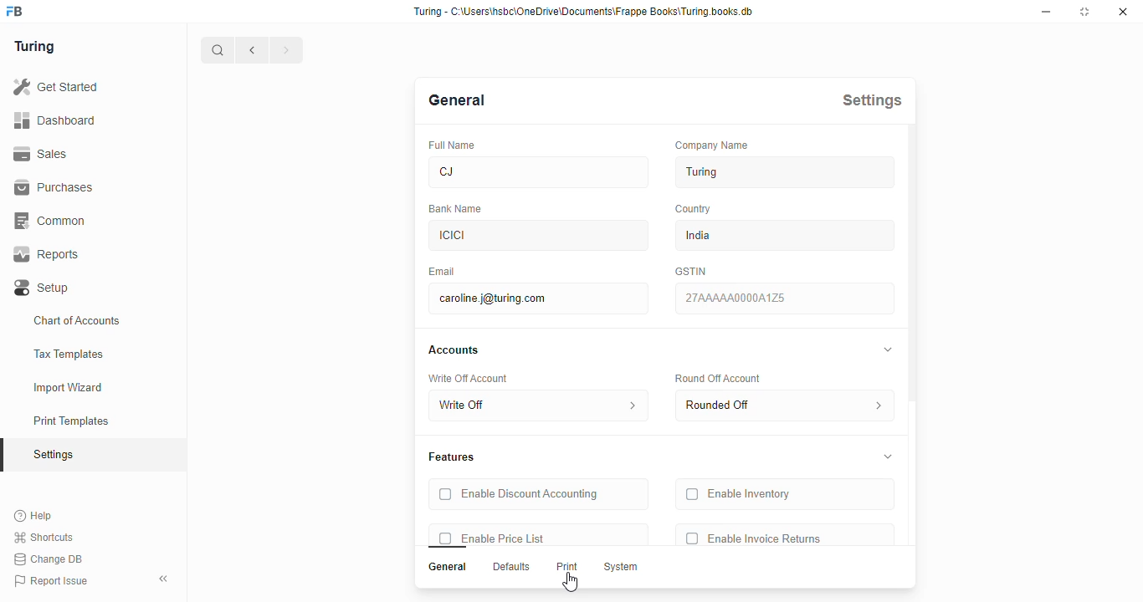 The height and width of the screenshot is (602, 1143). I want to click on import wizard, so click(69, 388).